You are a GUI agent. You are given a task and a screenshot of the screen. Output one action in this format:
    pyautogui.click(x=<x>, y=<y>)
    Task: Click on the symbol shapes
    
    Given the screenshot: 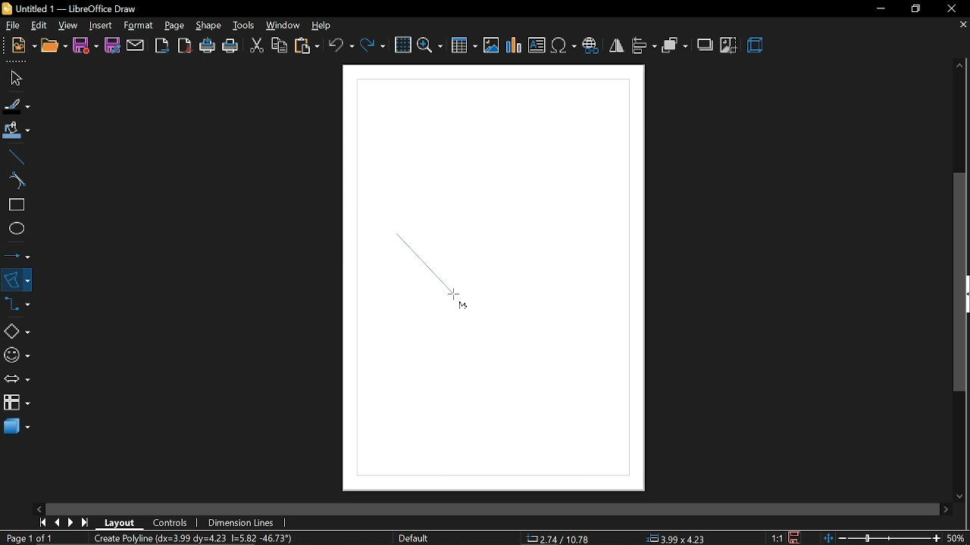 What is the action you would take?
    pyautogui.click(x=16, y=355)
    